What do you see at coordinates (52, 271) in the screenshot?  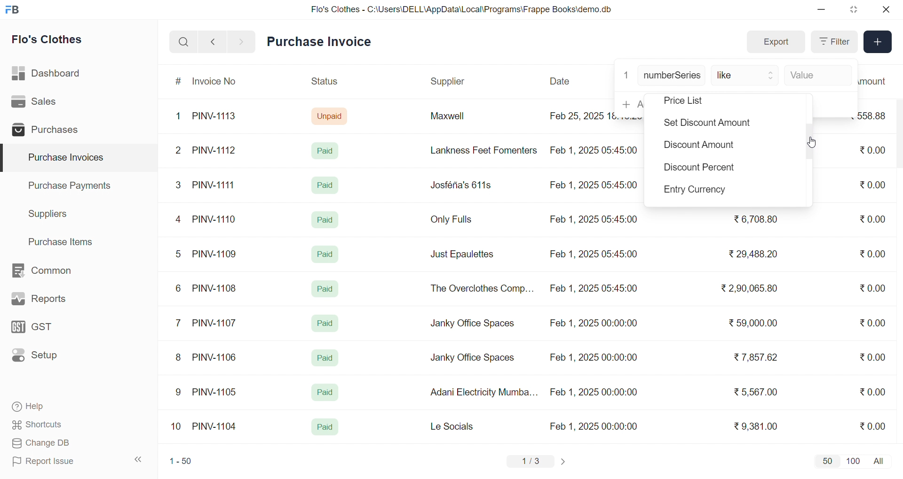 I see `Common` at bounding box center [52, 271].